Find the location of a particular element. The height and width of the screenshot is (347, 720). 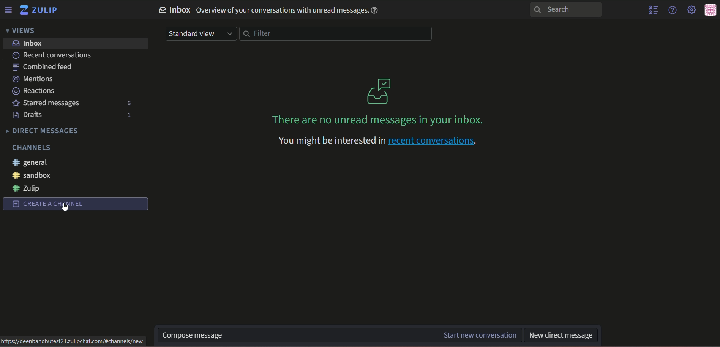

#general is located at coordinates (34, 163).